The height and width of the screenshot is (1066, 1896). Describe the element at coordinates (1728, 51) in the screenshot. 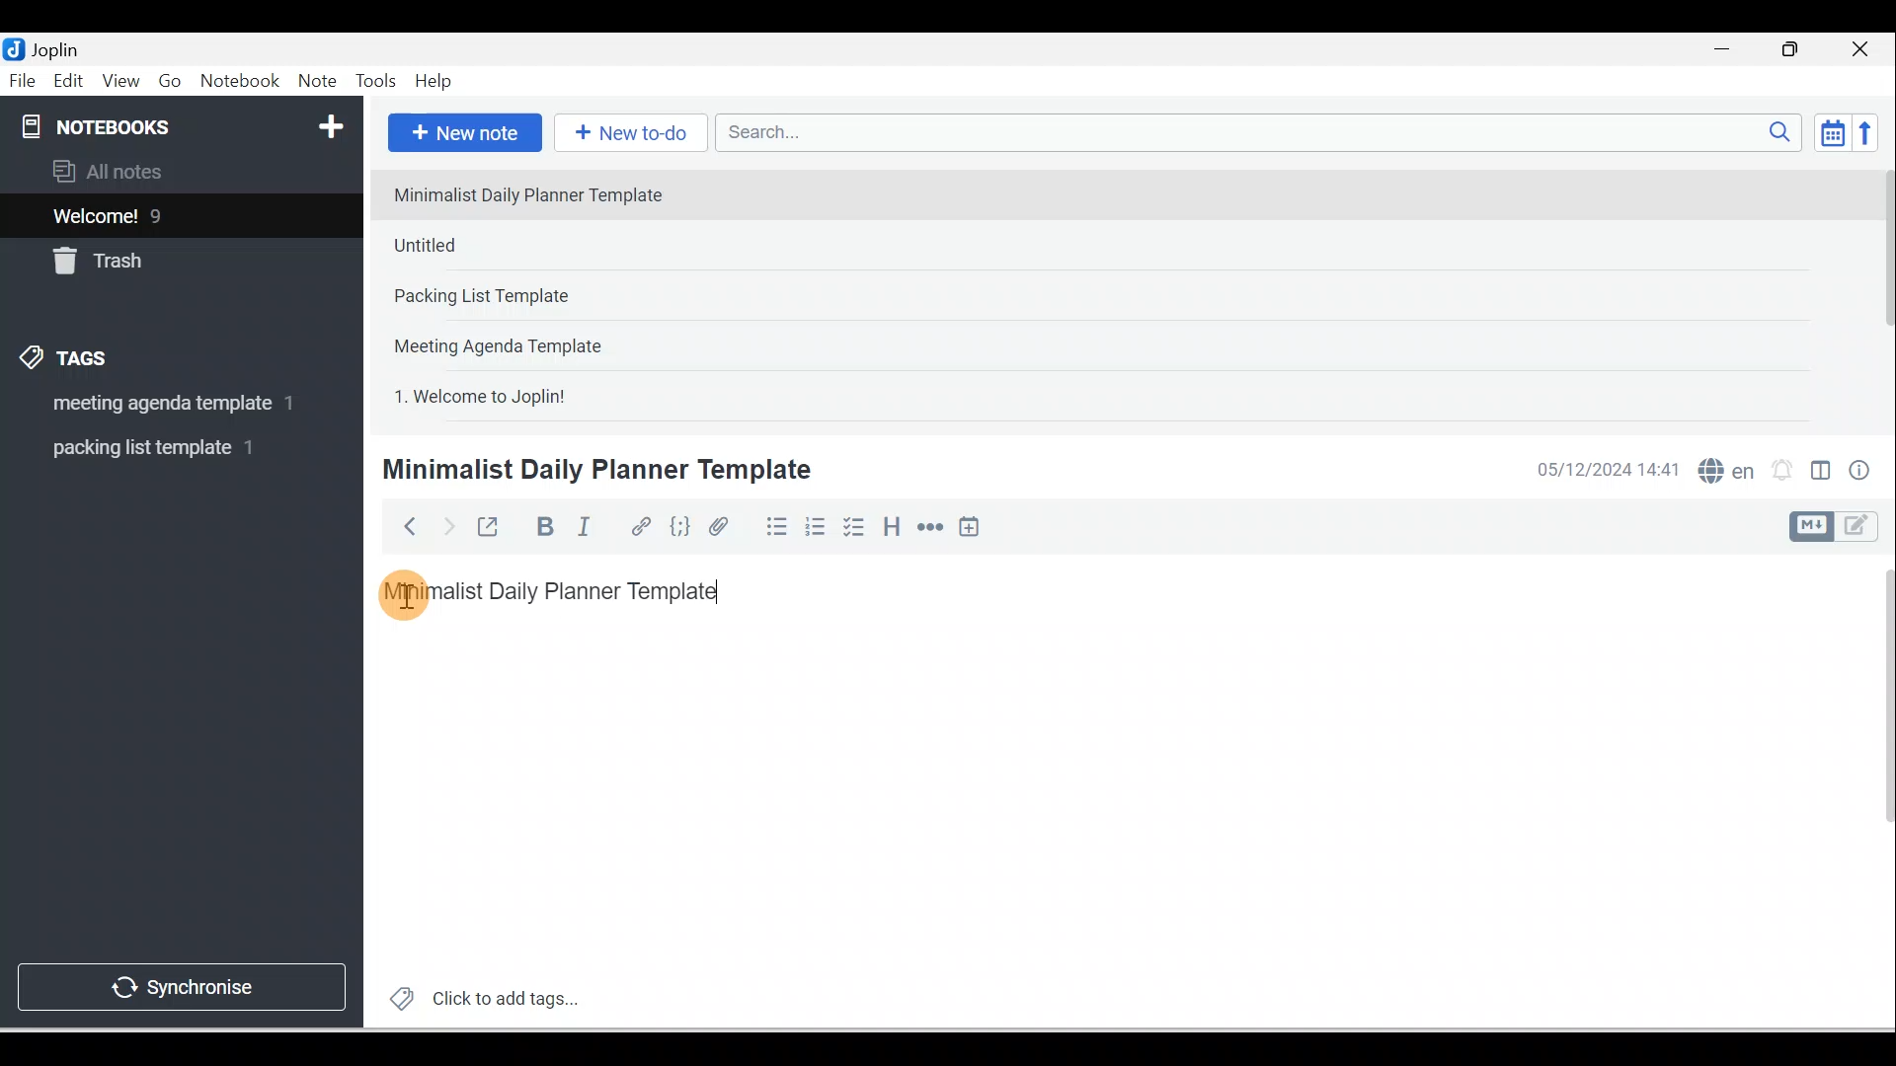

I see `Minimise` at that location.